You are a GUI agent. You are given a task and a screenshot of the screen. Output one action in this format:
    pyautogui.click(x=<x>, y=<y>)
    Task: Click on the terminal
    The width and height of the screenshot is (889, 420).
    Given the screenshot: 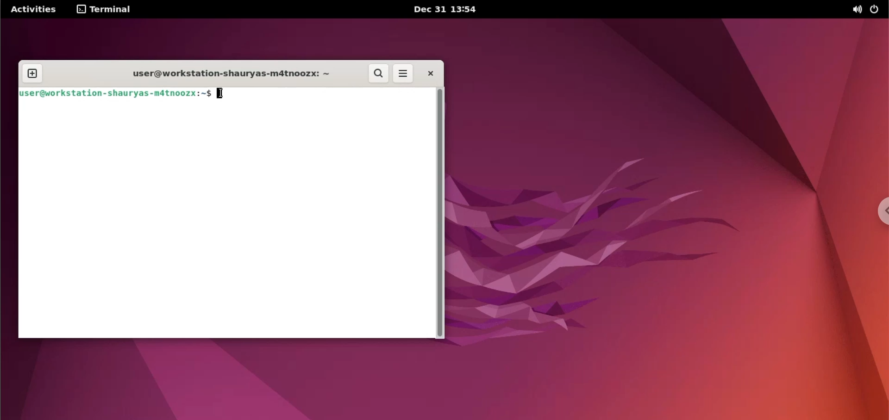 What is the action you would take?
    pyautogui.click(x=107, y=8)
    